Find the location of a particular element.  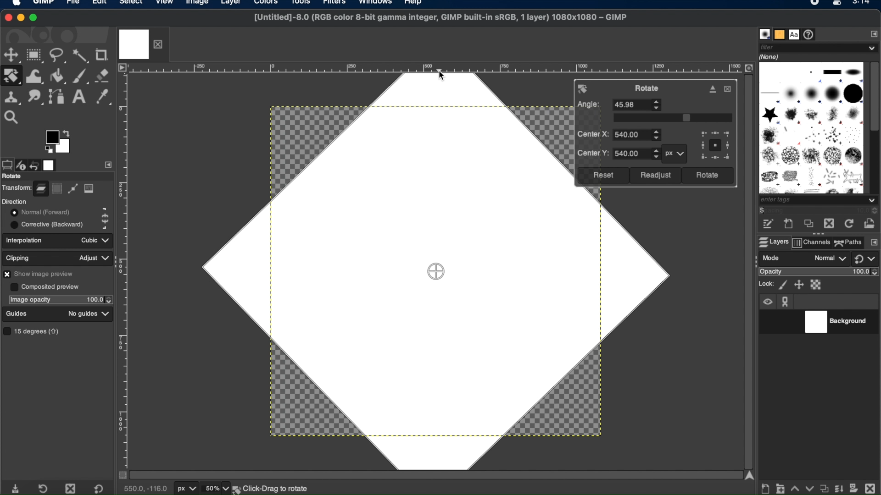

rotate is located at coordinates (707, 176).